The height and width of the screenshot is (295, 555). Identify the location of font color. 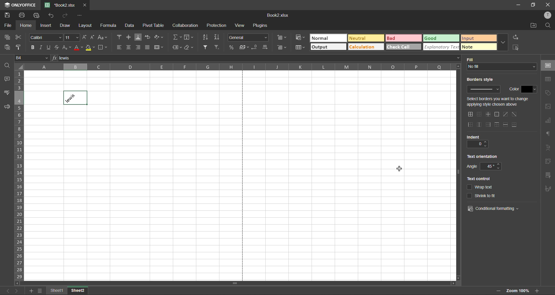
(78, 48).